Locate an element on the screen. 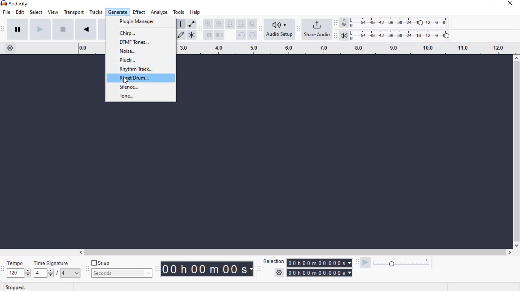 This screenshot has width=520, height=291. Play-at-speed toolbar is located at coordinates (356, 263).